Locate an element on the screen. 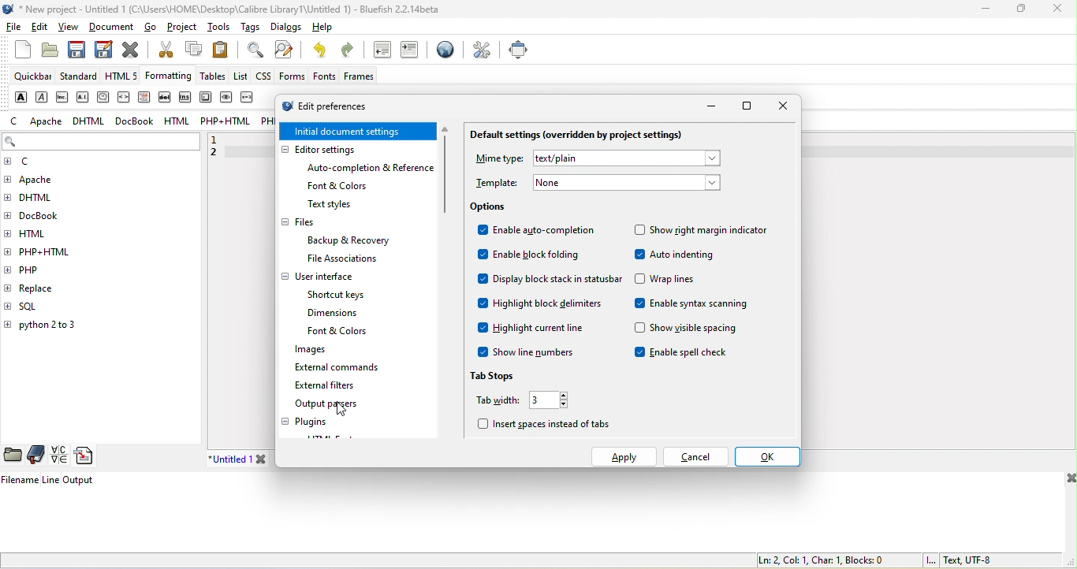 This screenshot has width=1077, height=569. code is located at coordinates (125, 99).